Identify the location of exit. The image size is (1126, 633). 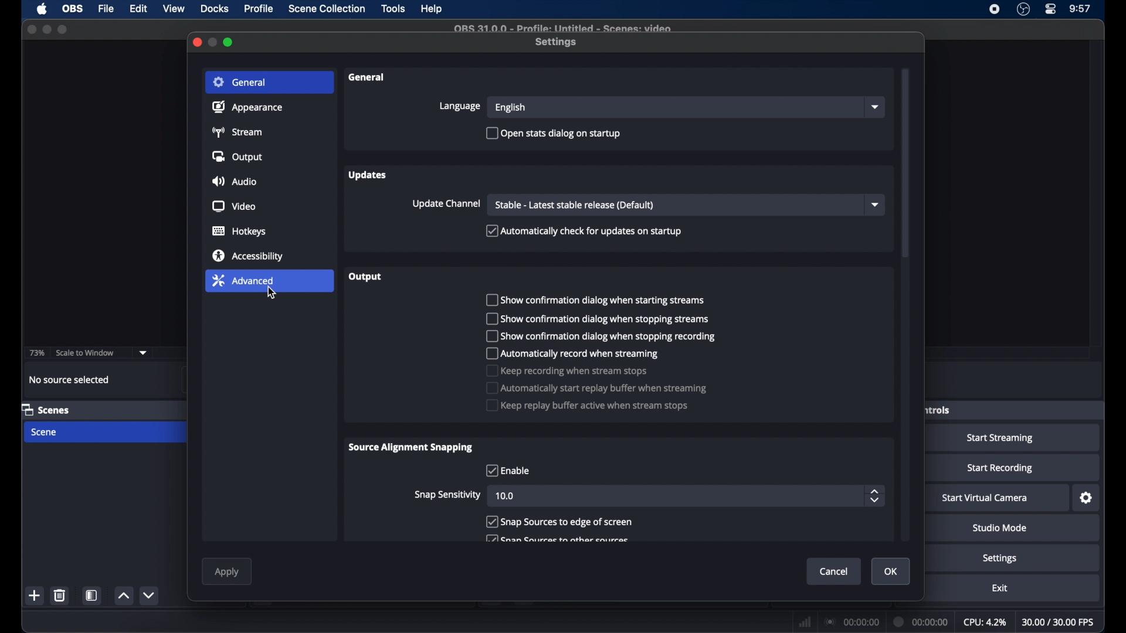
(999, 588).